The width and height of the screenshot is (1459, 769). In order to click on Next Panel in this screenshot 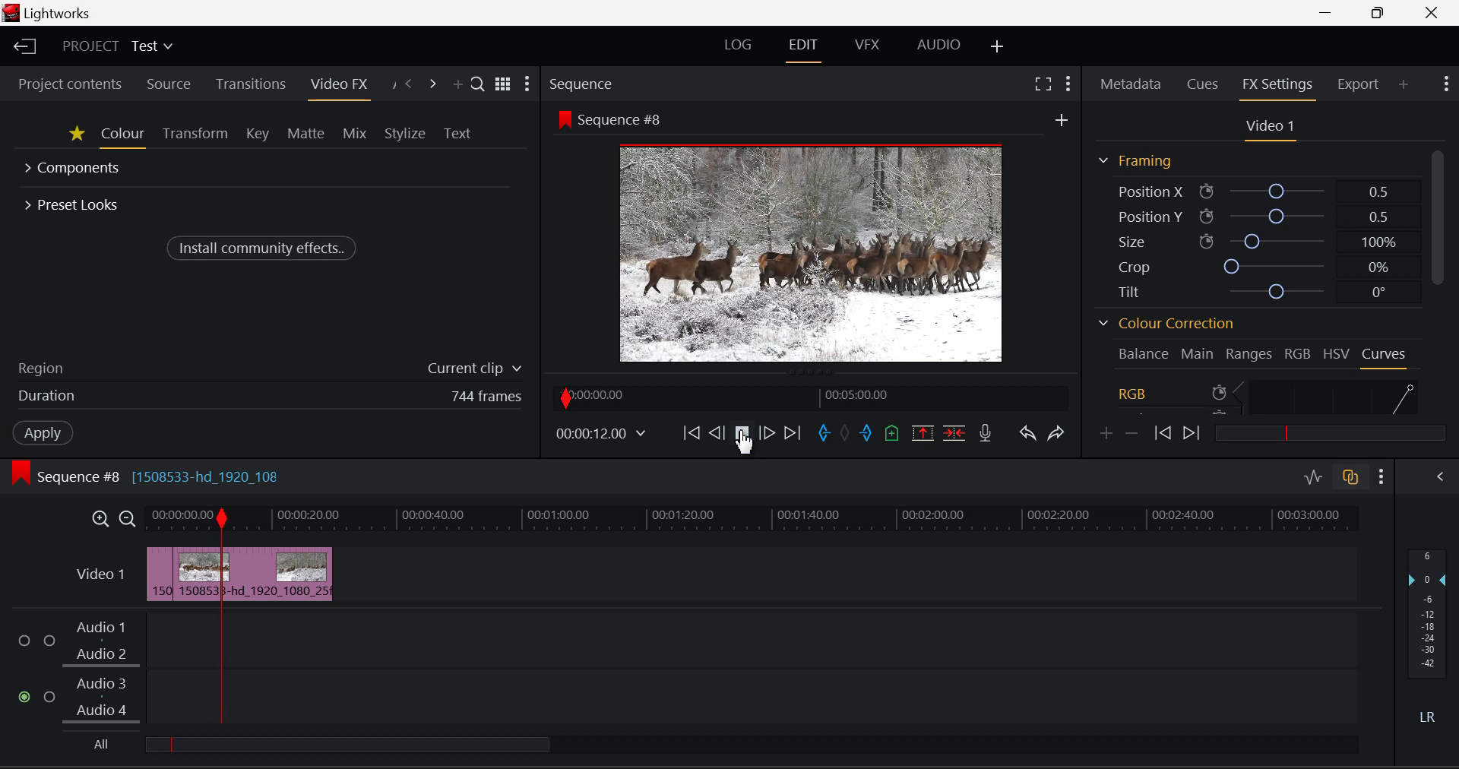, I will do `click(432, 82)`.